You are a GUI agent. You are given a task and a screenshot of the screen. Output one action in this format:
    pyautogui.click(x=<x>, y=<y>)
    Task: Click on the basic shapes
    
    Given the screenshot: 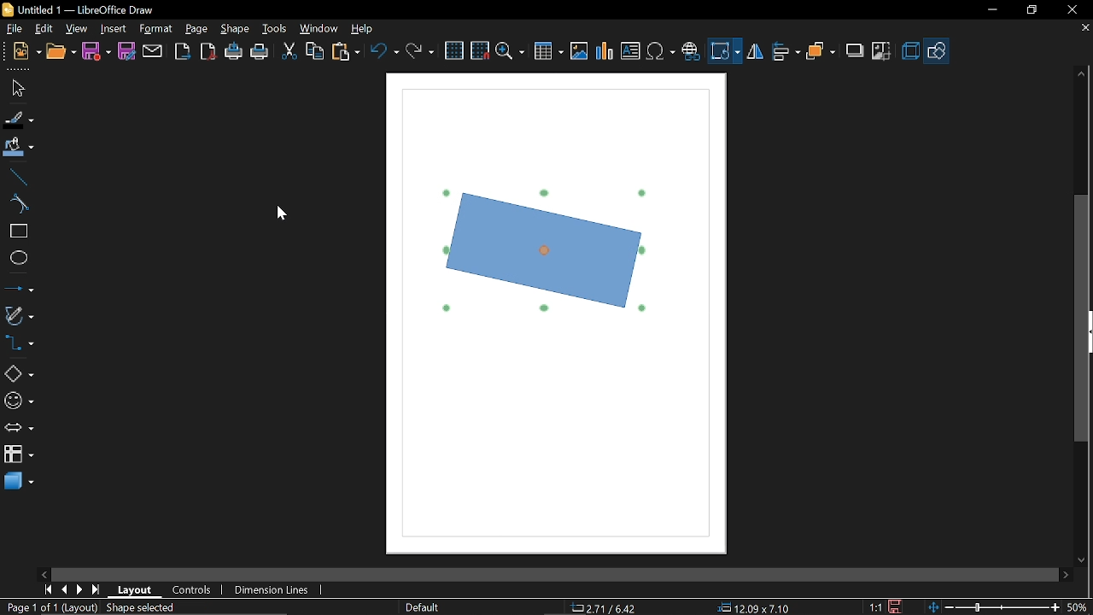 What is the action you would take?
    pyautogui.click(x=19, y=374)
    